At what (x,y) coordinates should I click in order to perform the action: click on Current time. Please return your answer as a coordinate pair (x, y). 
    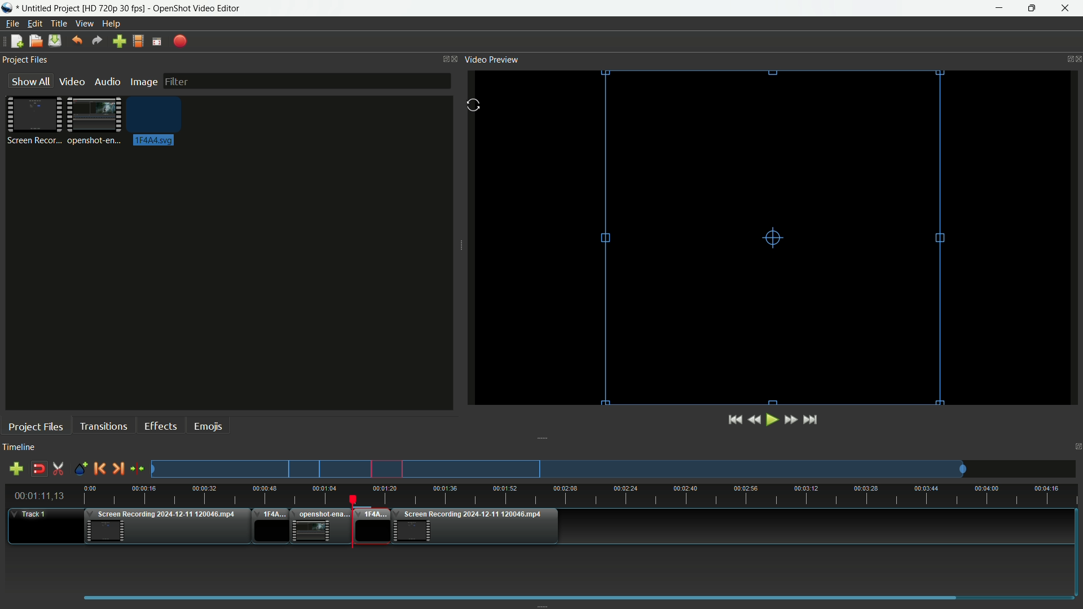
    Looking at the image, I should click on (42, 496).